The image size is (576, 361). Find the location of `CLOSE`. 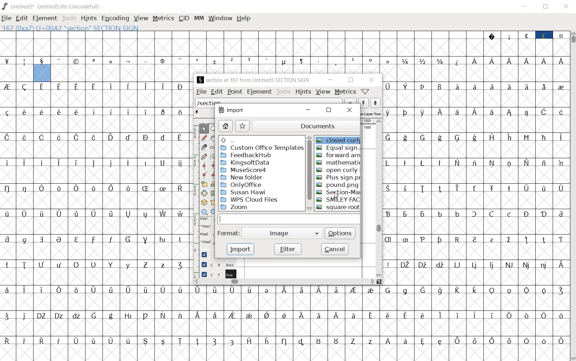

CLOSE is located at coordinates (566, 7).